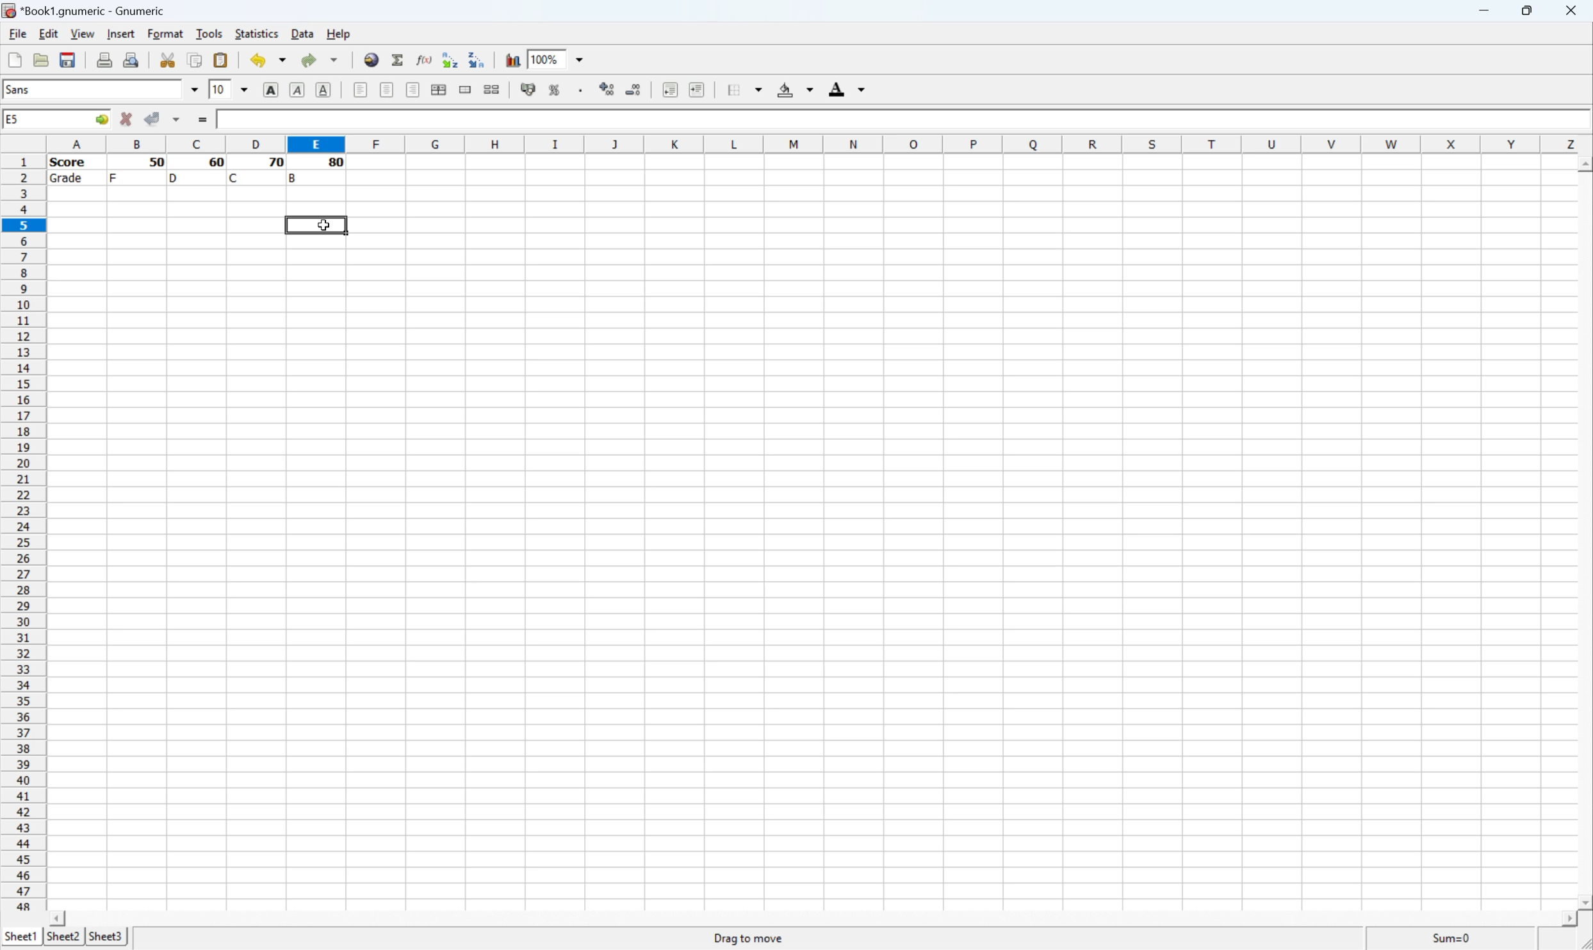  What do you see at coordinates (547, 59) in the screenshot?
I see `100%` at bounding box center [547, 59].